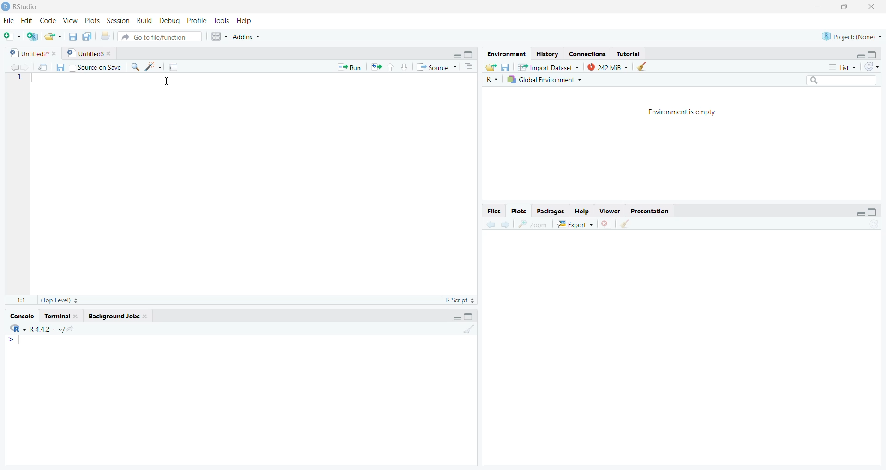 The width and height of the screenshot is (886, 470). Describe the element at coordinates (21, 300) in the screenshot. I see `11` at that location.